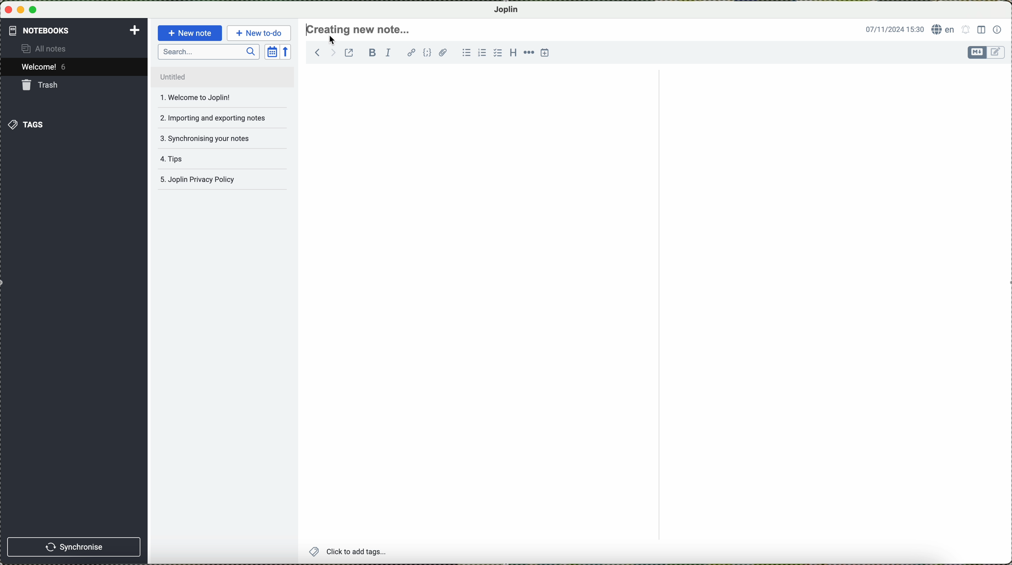 This screenshot has width=1012, height=565. Describe the element at coordinates (347, 552) in the screenshot. I see `add tags` at that location.